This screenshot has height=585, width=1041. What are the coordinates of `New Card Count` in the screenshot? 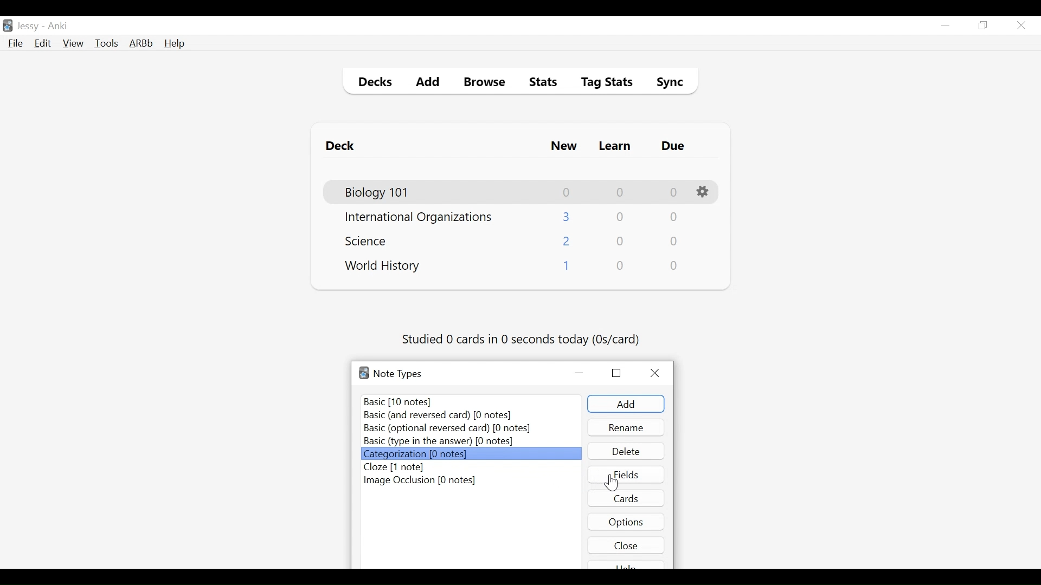 It's located at (567, 242).